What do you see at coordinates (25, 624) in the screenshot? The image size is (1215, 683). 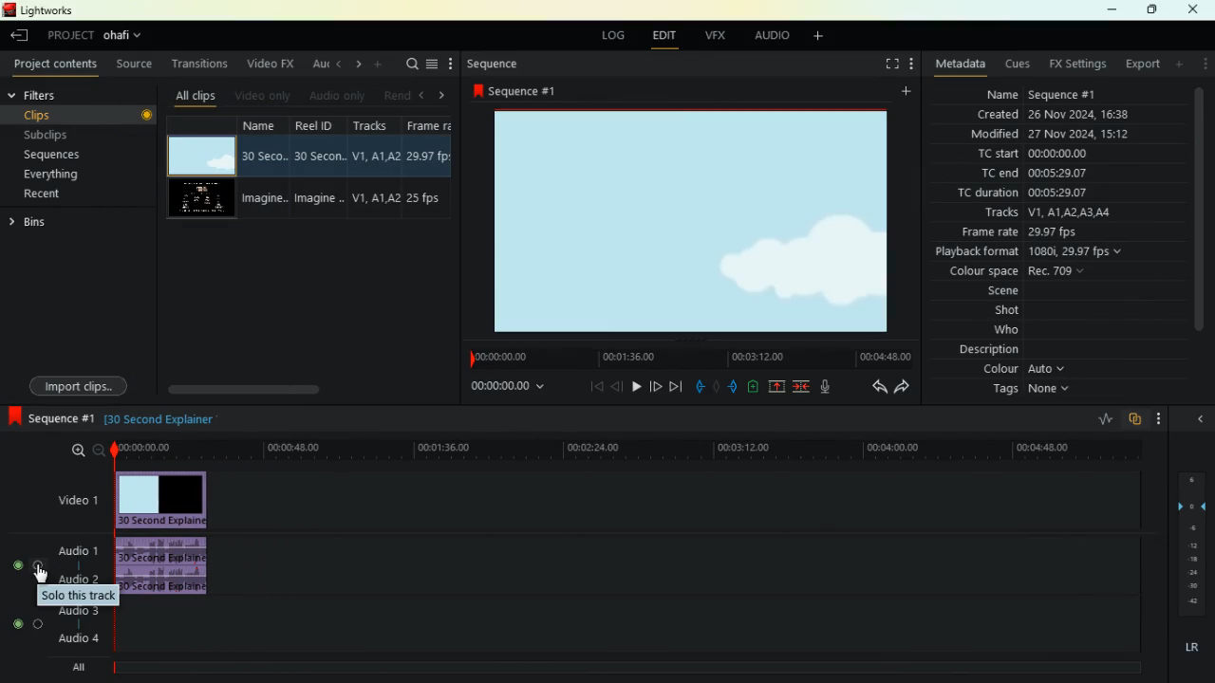 I see `on` at bounding box center [25, 624].